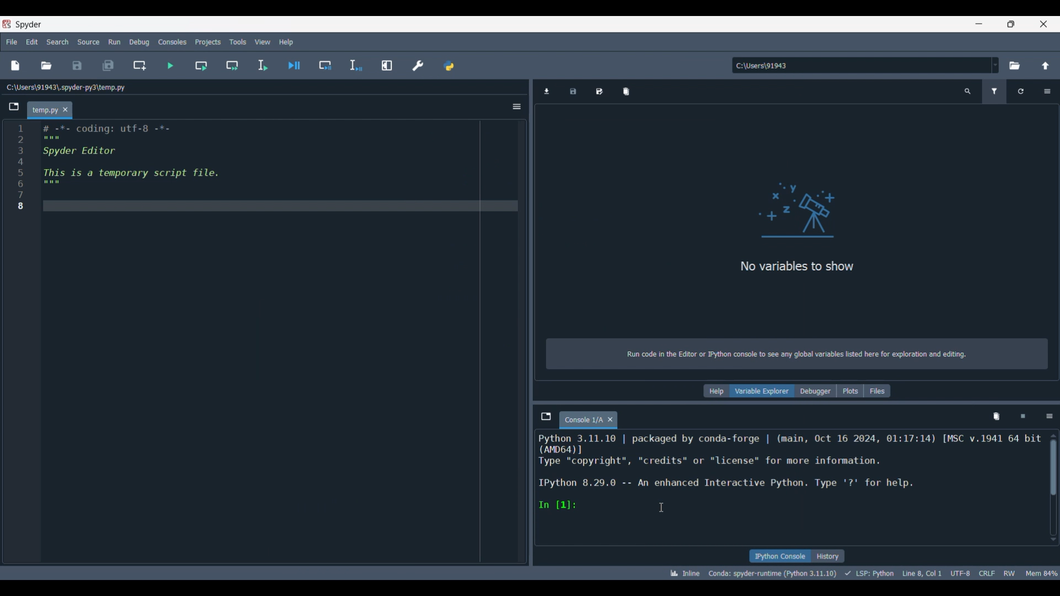 This screenshot has width=1060, height=596. Describe the element at coordinates (877, 391) in the screenshot. I see `Files` at that location.